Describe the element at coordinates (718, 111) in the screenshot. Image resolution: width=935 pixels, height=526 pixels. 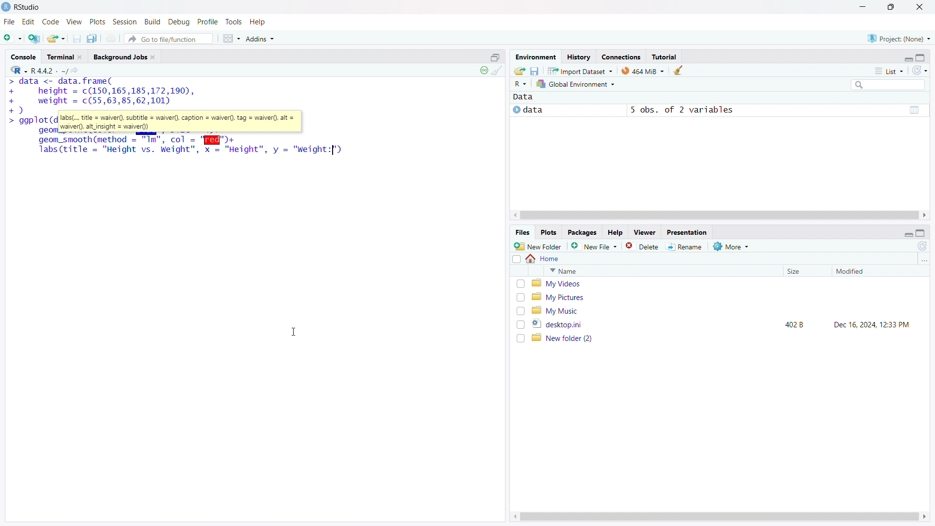
I see `data 5obs. of 2 variables` at that location.